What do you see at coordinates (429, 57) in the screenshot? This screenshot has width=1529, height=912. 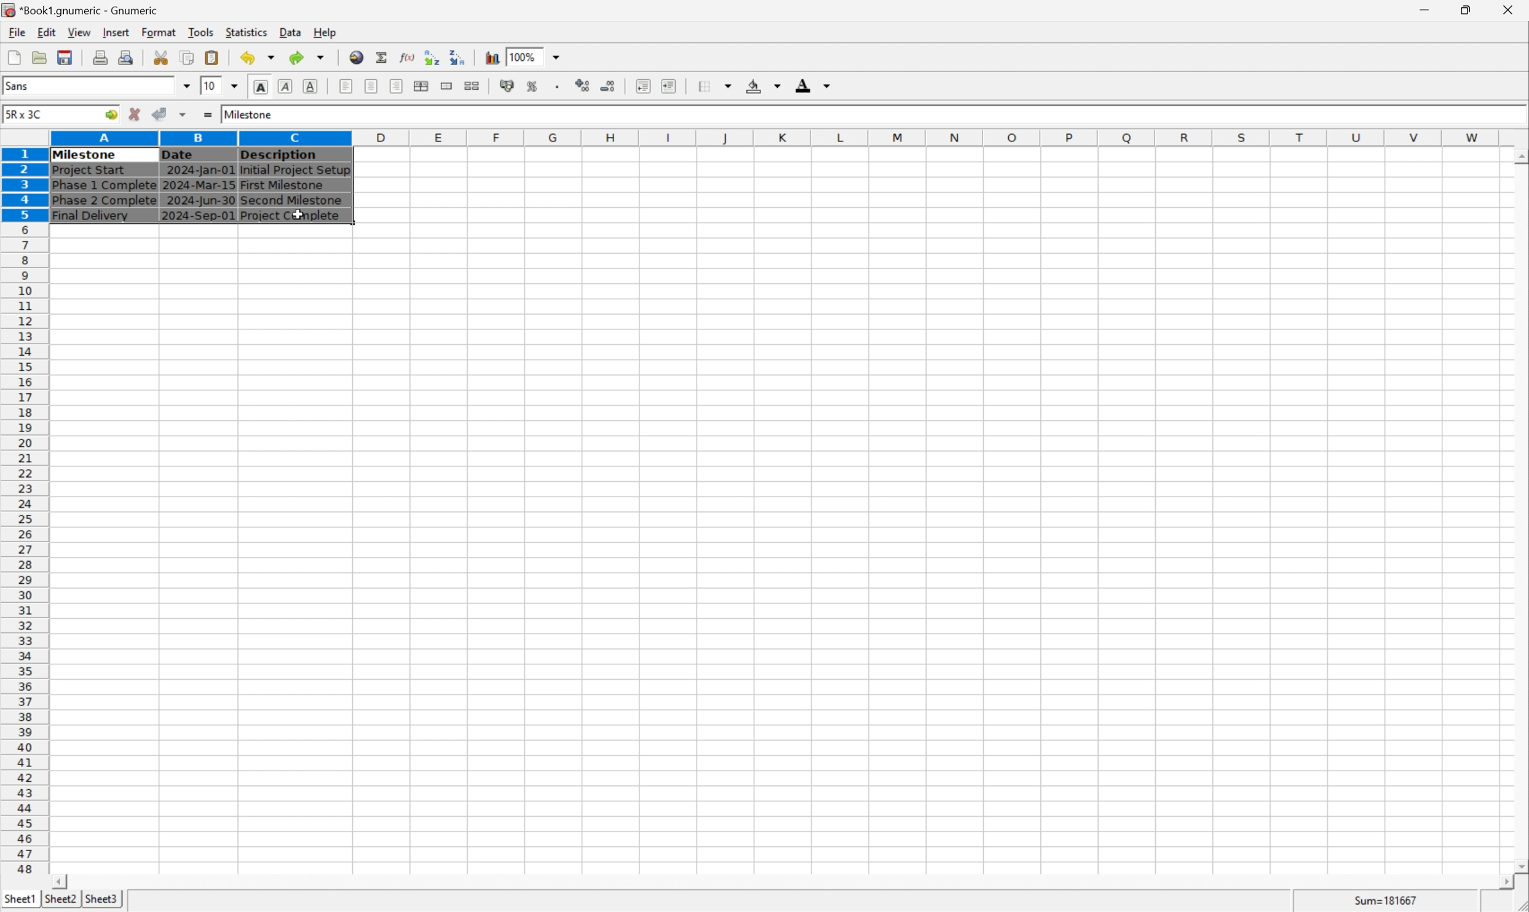 I see `Sort the selected region in increasing order based on the first column selected` at bounding box center [429, 57].